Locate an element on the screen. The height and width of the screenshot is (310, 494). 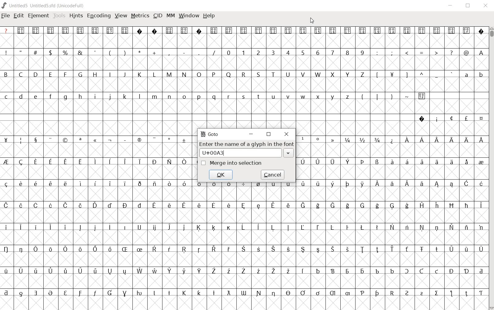
Symbol is located at coordinates (452, 205).